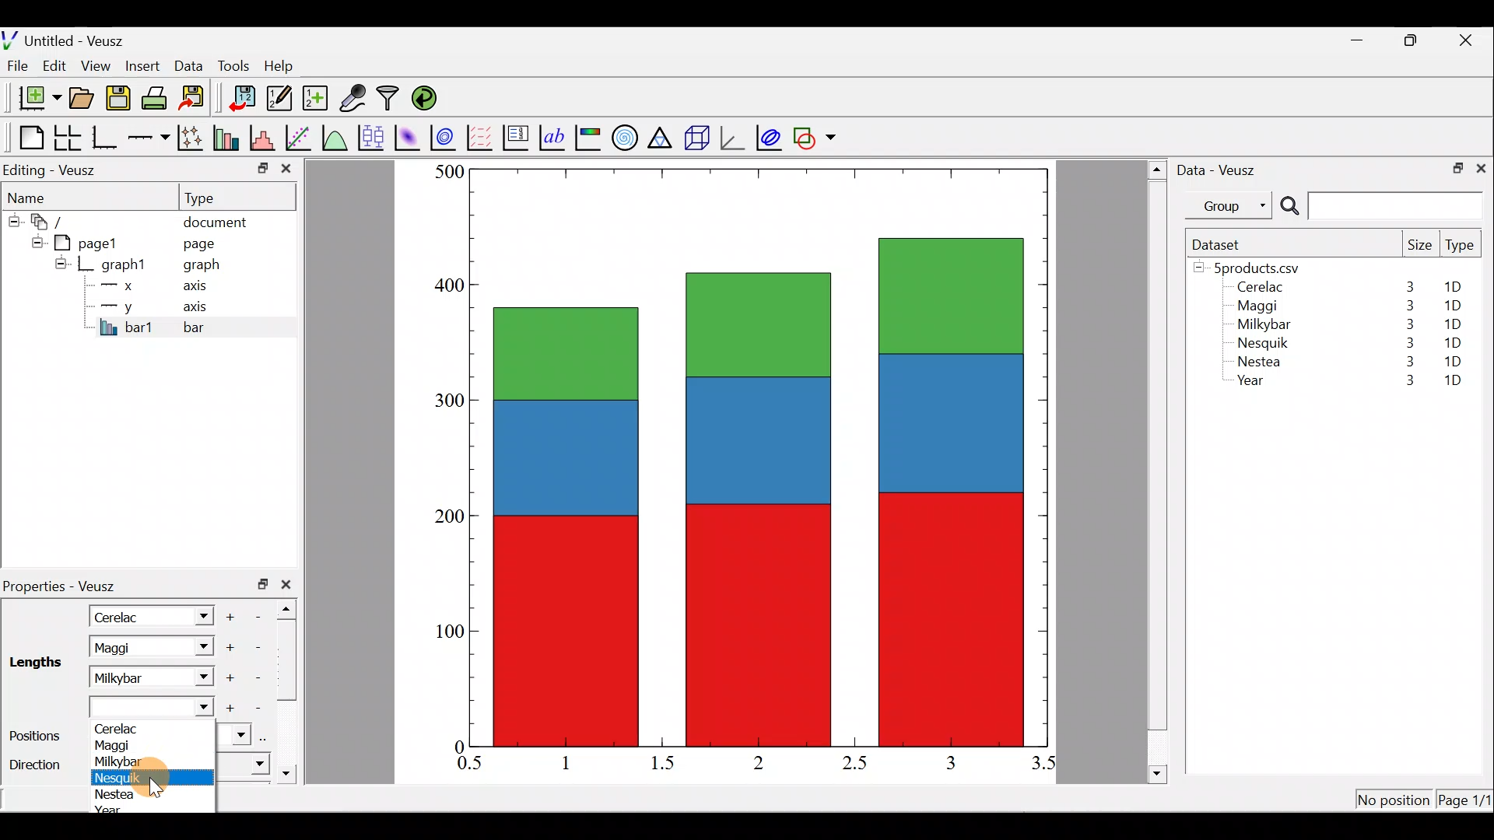 This screenshot has width=1494, height=840. I want to click on close, so click(286, 172).